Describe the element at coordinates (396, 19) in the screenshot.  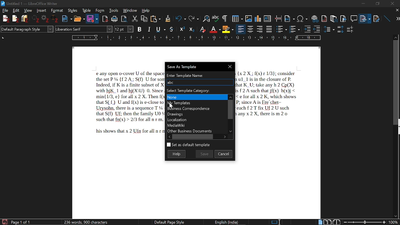
I see `next` at that location.